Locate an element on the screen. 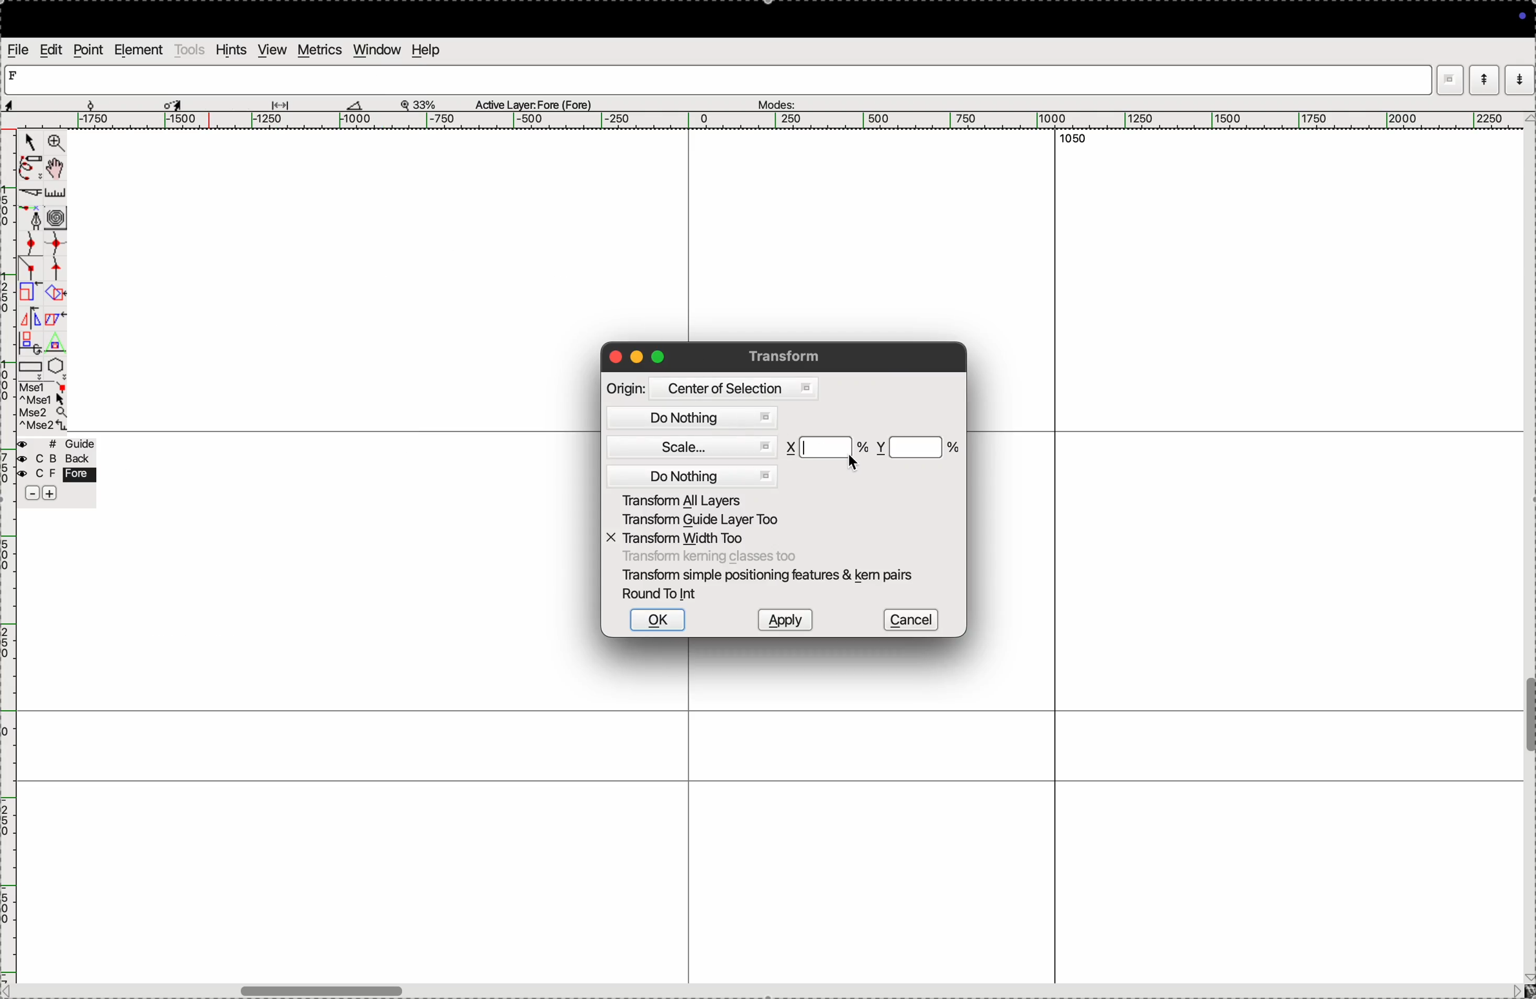  pen is located at coordinates (28, 170).